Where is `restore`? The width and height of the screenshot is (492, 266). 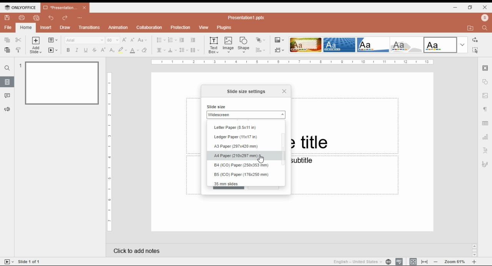
restore is located at coordinates (470, 7).